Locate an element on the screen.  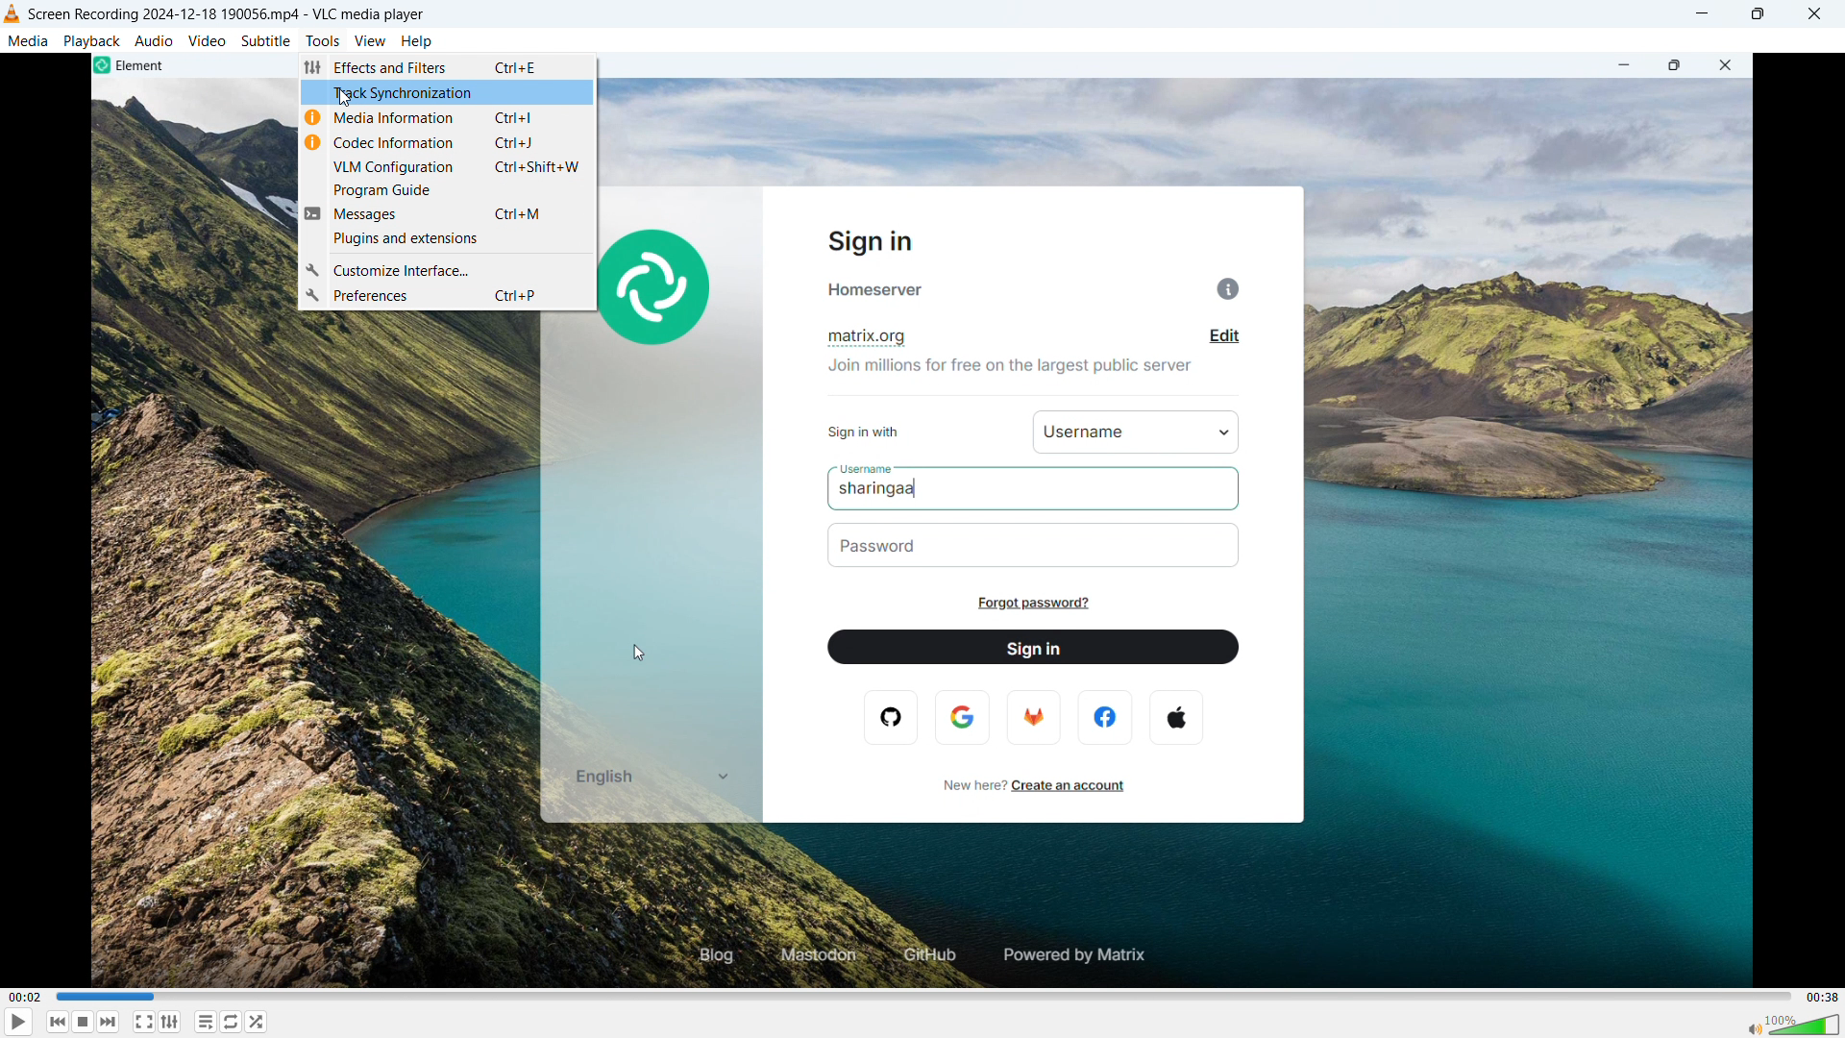
join millions for free on the largest public server. is located at coordinates (1020, 374).